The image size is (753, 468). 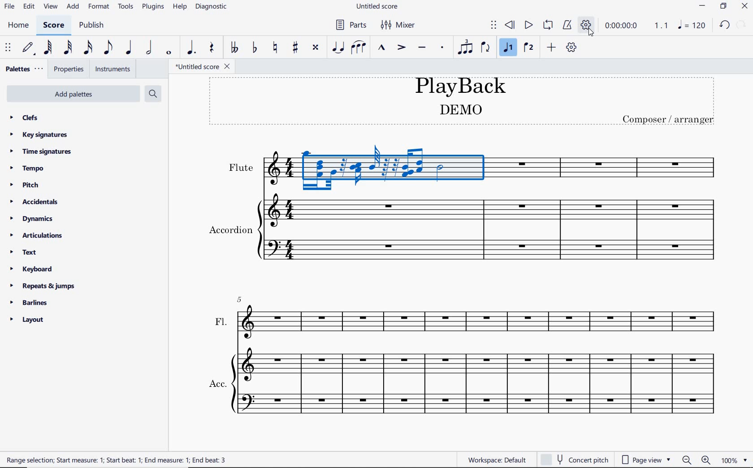 I want to click on RANGE SELECTION, so click(x=120, y=459).